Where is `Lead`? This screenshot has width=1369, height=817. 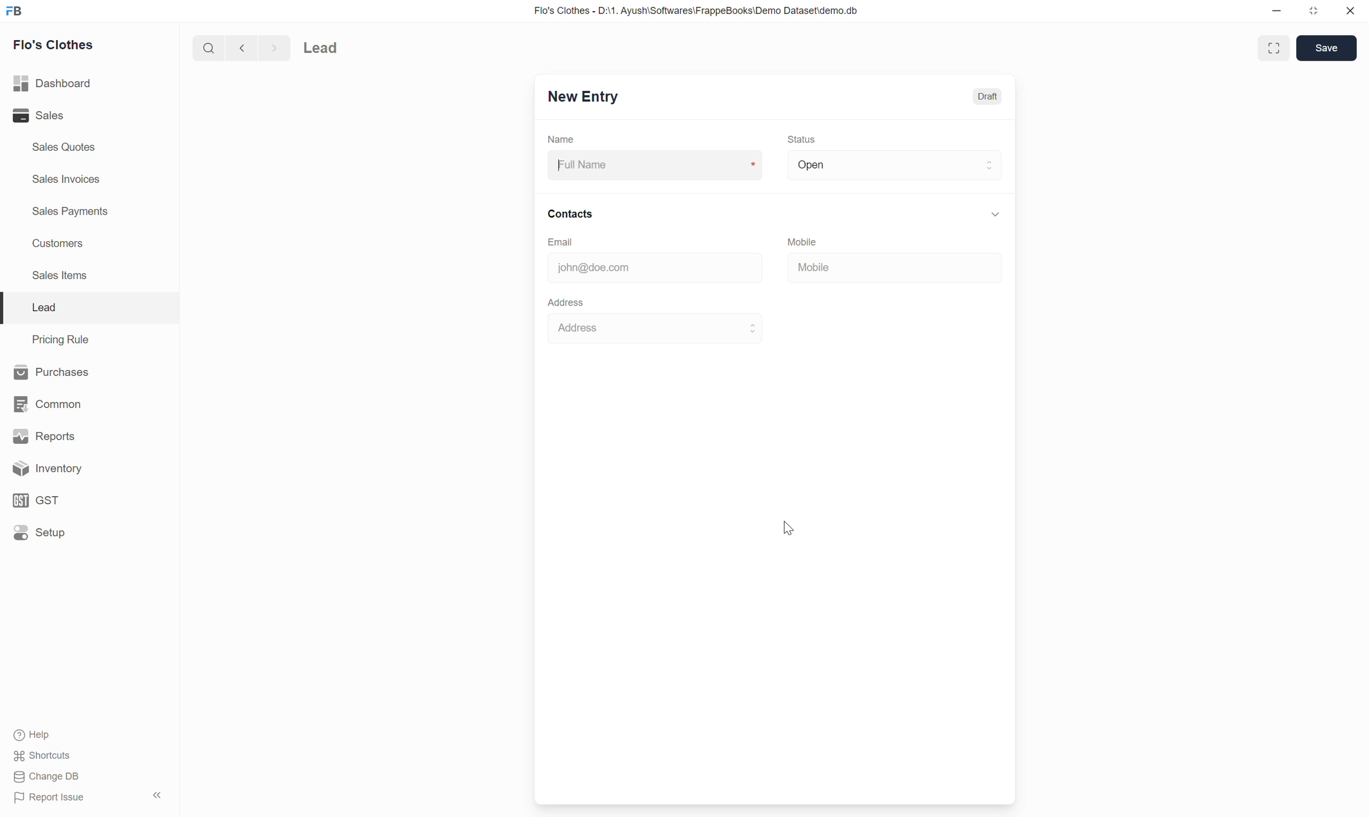
Lead is located at coordinates (336, 47).